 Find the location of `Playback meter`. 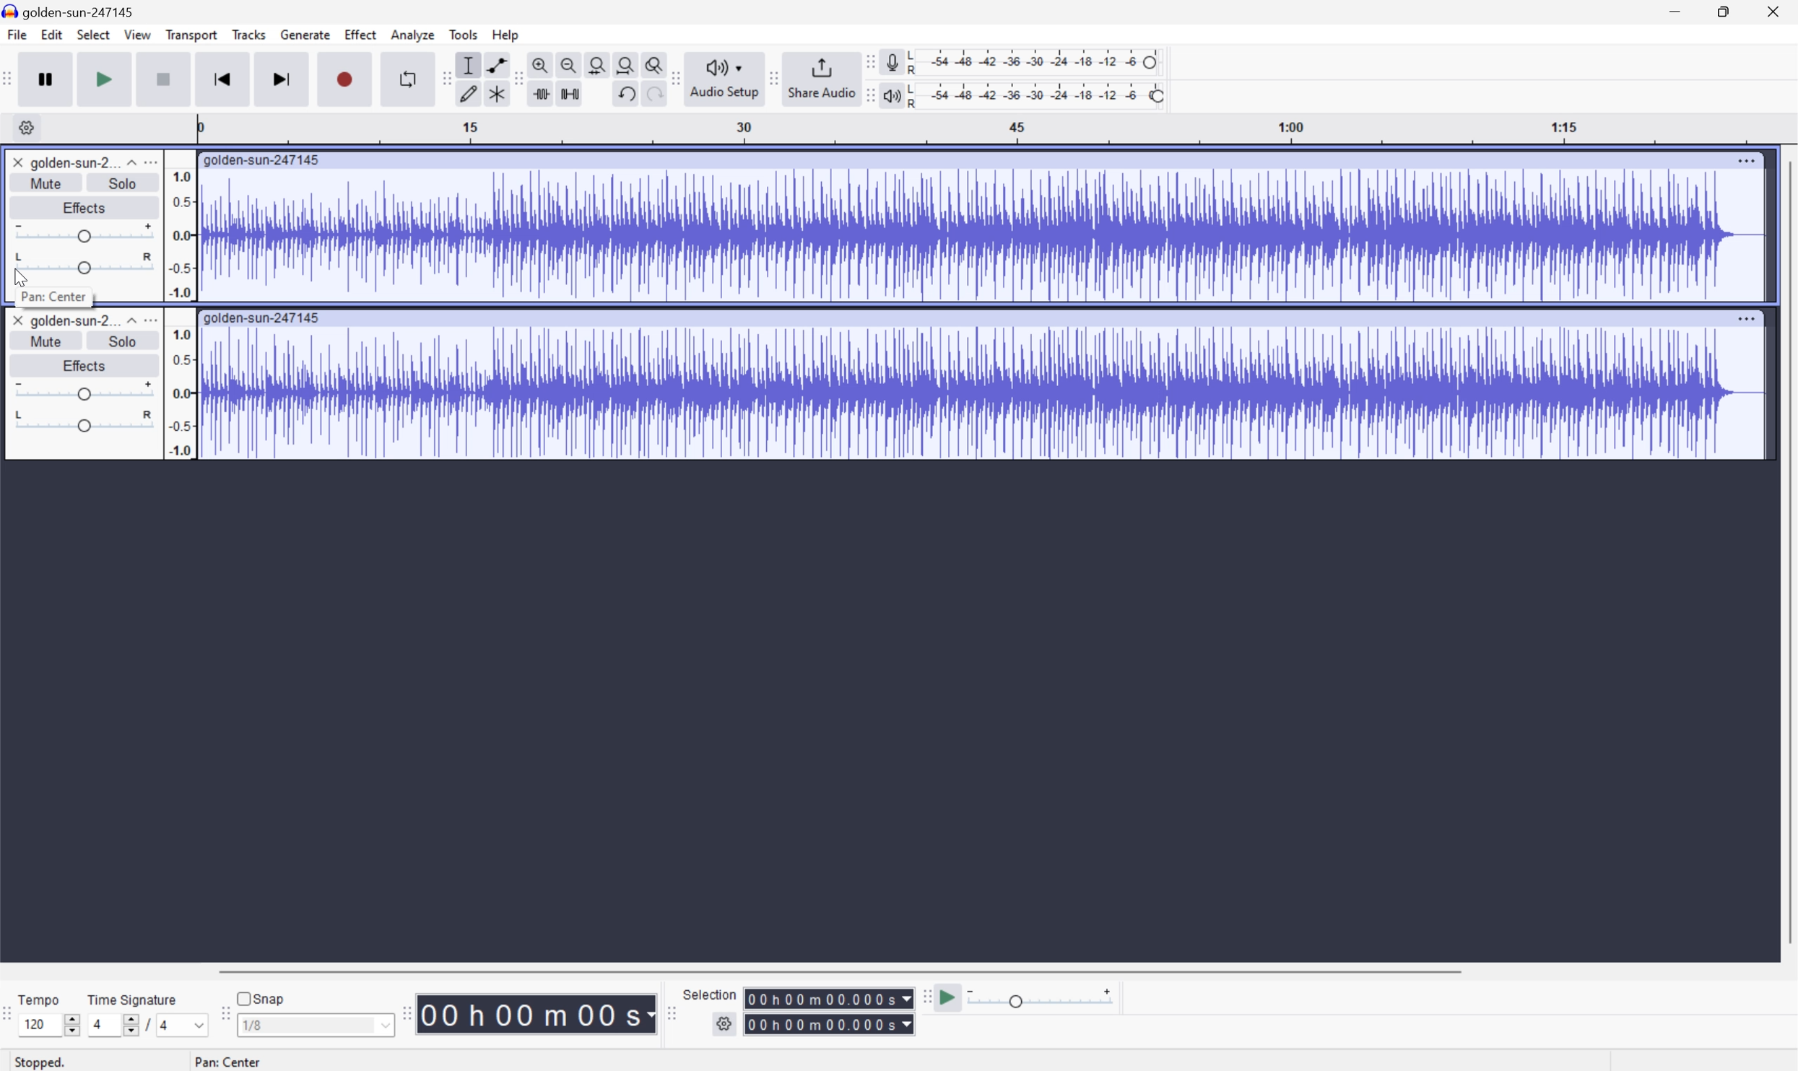

Playback meter is located at coordinates (891, 95).